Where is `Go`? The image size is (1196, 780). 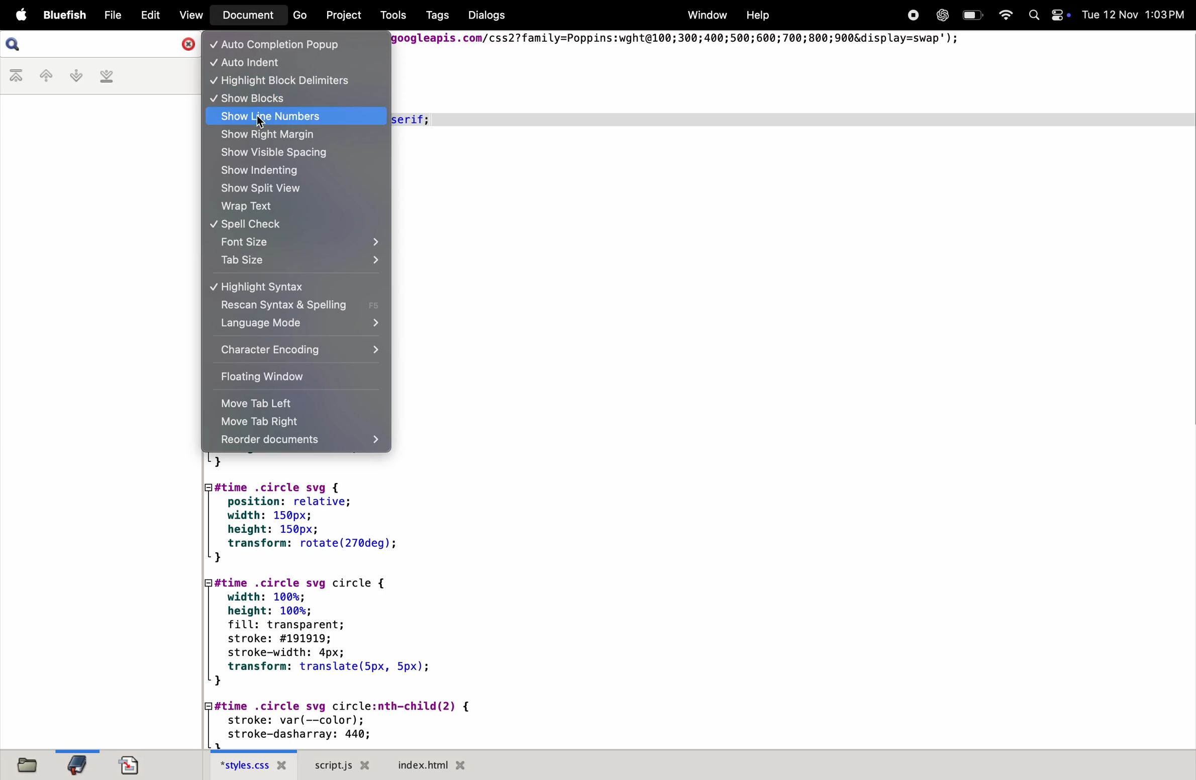
Go is located at coordinates (304, 15).